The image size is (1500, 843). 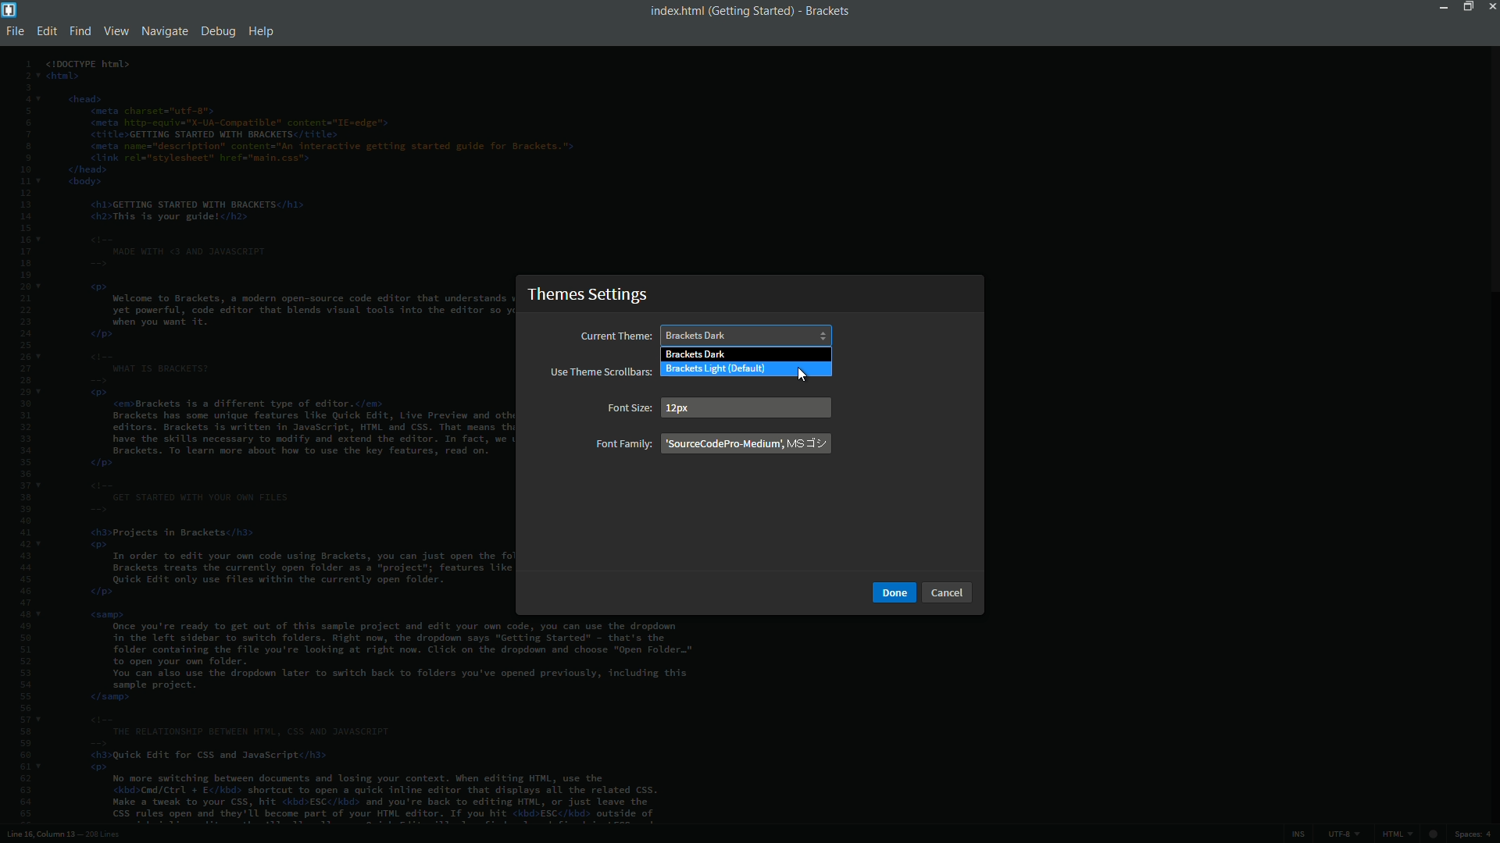 I want to click on cursor, so click(x=825, y=342).